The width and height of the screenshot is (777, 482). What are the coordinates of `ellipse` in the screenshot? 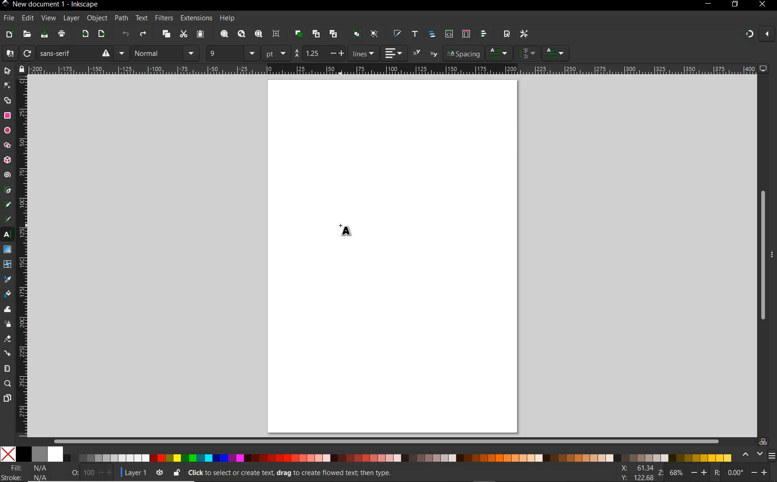 It's located at (7, 131).